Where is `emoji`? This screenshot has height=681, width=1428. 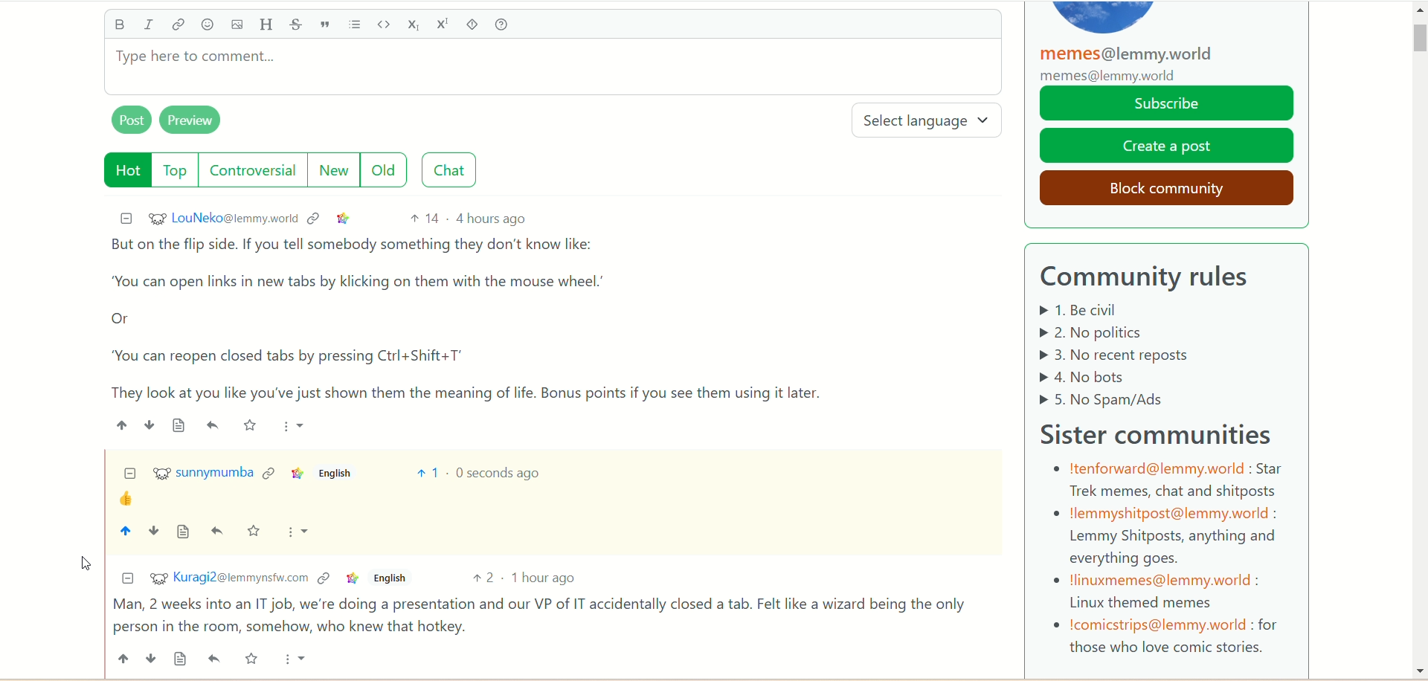
emoji is located at coordinates (211, 427).